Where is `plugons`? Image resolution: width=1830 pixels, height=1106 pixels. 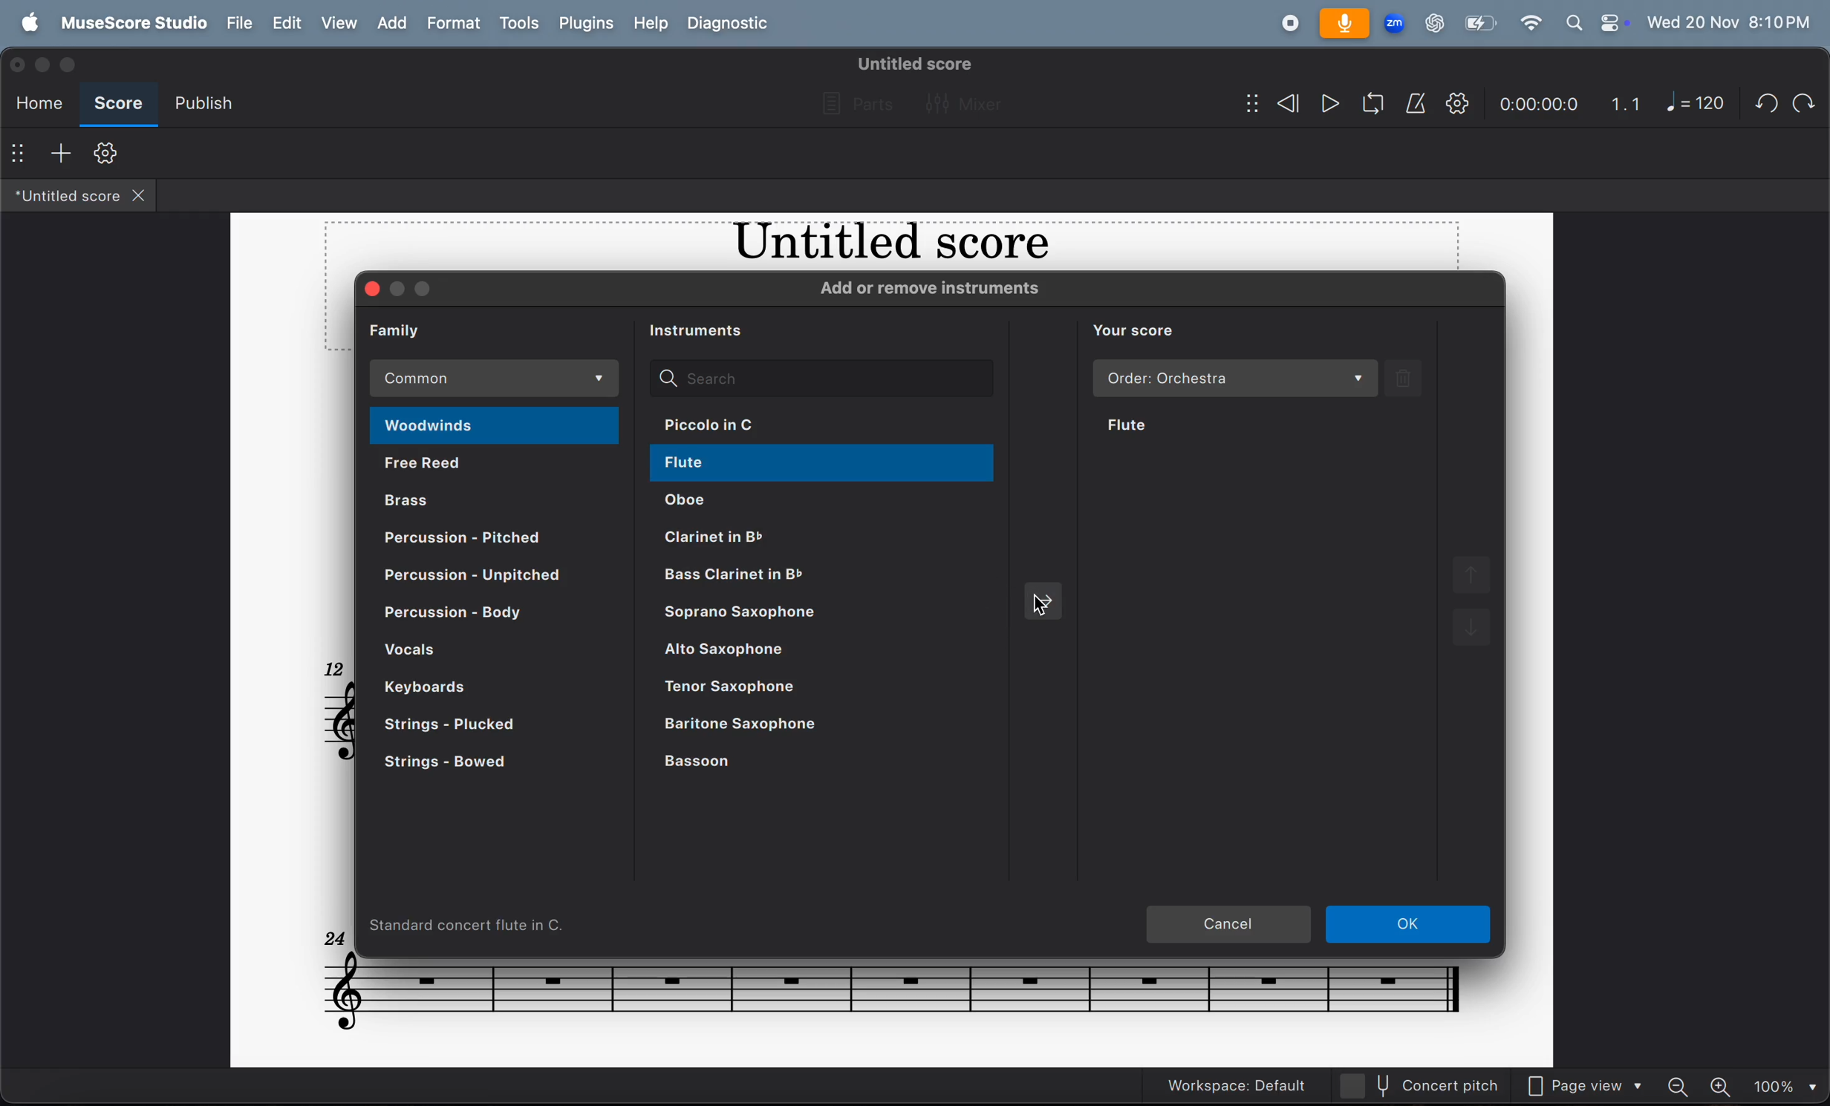
plugons is located at coordinates (588, 24).